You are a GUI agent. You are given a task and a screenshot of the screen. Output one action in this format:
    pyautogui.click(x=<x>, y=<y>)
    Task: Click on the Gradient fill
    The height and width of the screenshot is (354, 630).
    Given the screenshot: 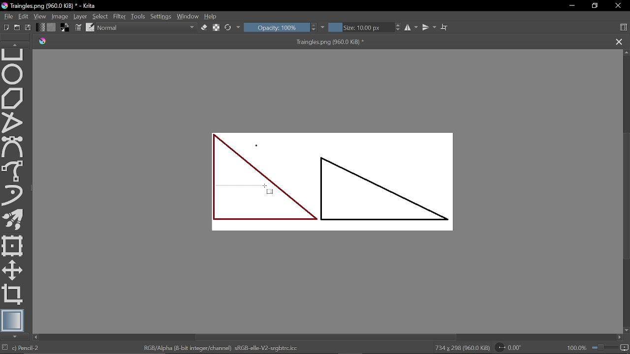 What is the action you would take?
    pyautogui.click(x=40, y=27)
    